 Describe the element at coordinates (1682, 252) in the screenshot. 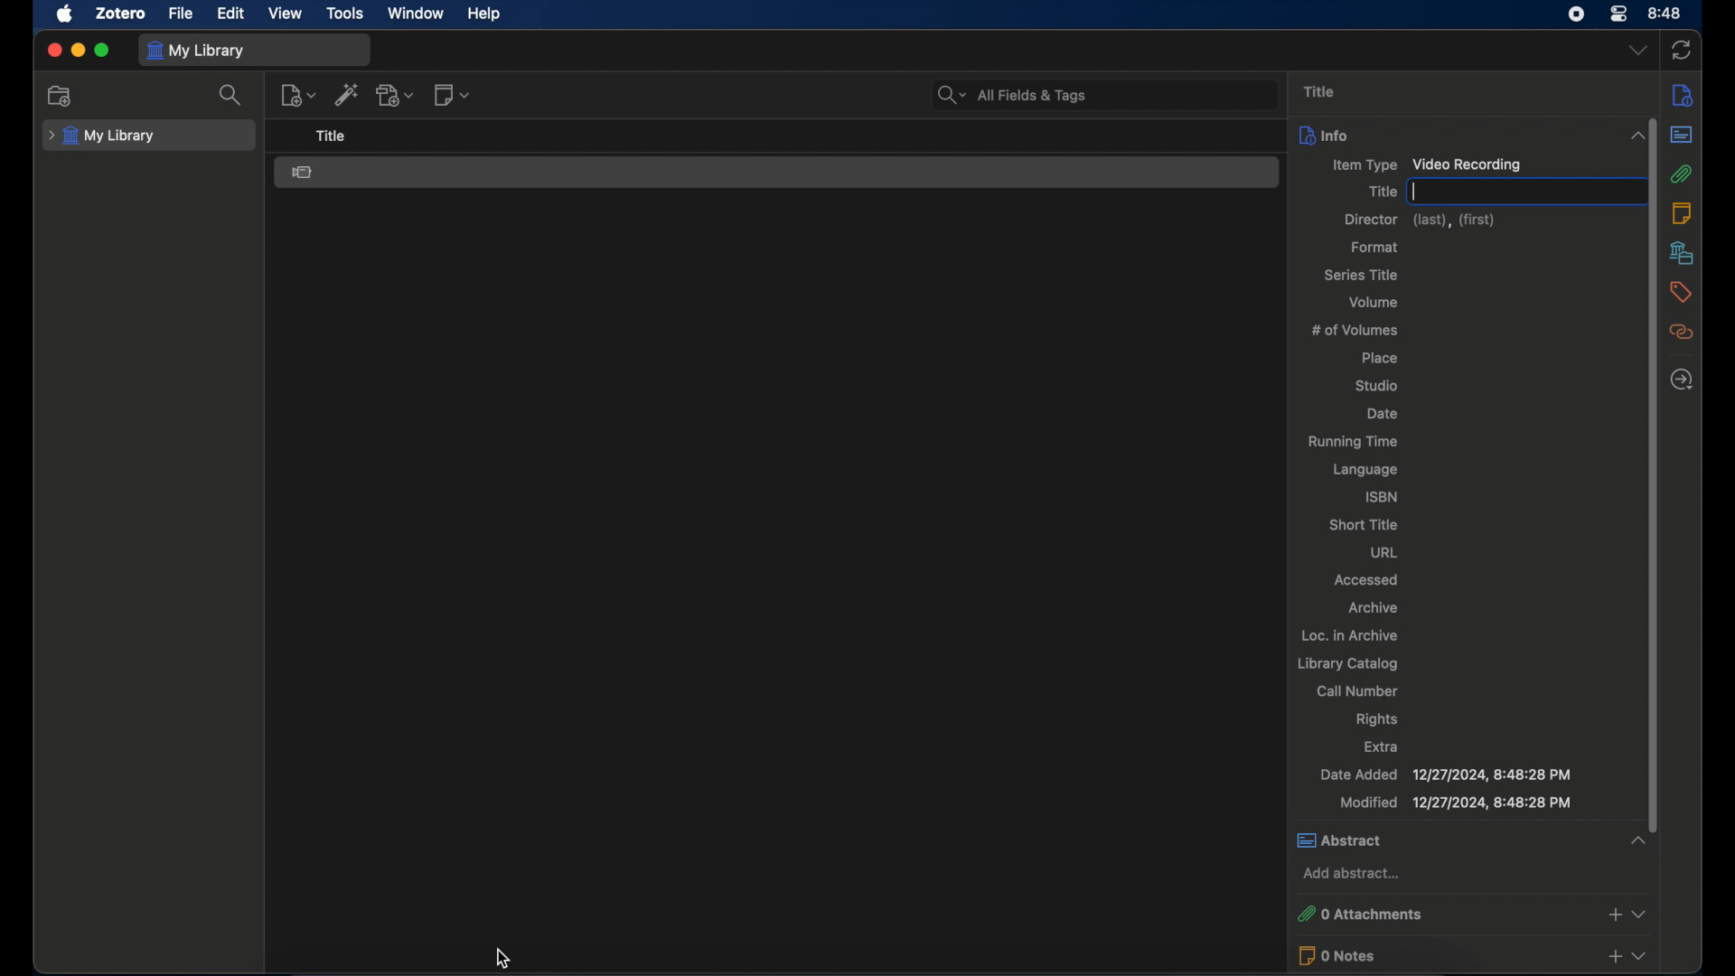

I see `libraries` at that location.